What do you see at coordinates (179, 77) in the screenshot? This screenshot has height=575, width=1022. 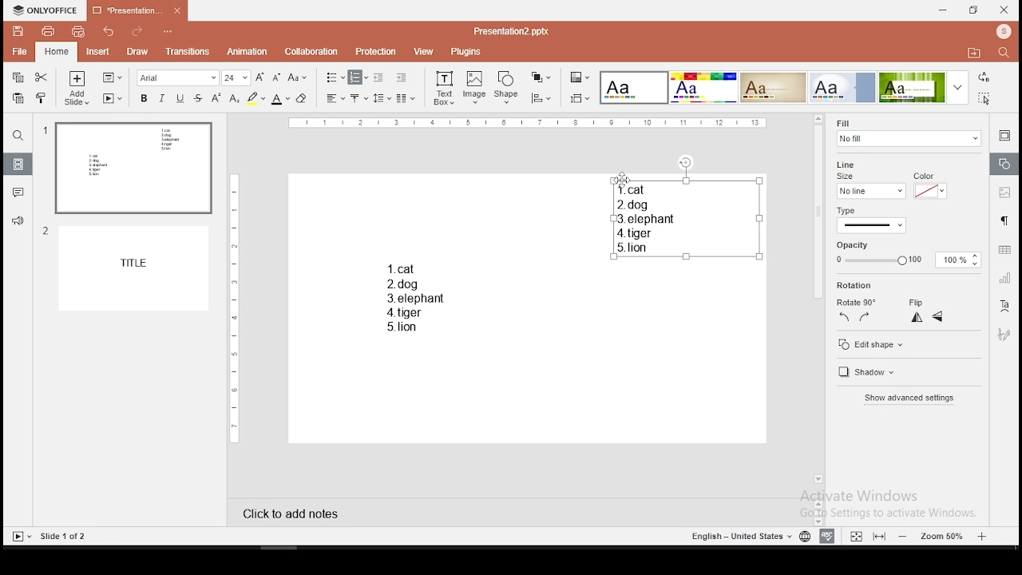 I see `font` at bounding box center [179, 77].